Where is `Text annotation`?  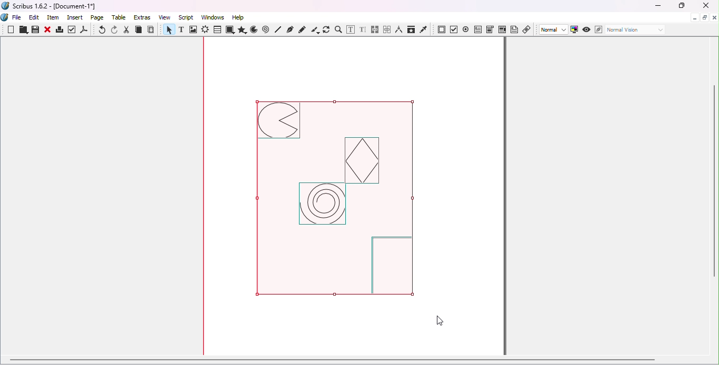 Text annotation is located at coordinates (514, 29).